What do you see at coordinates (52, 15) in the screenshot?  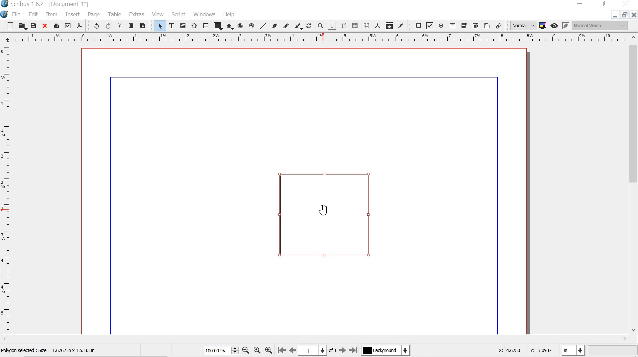 I see `ITEM` at bounding box center [52, 15].